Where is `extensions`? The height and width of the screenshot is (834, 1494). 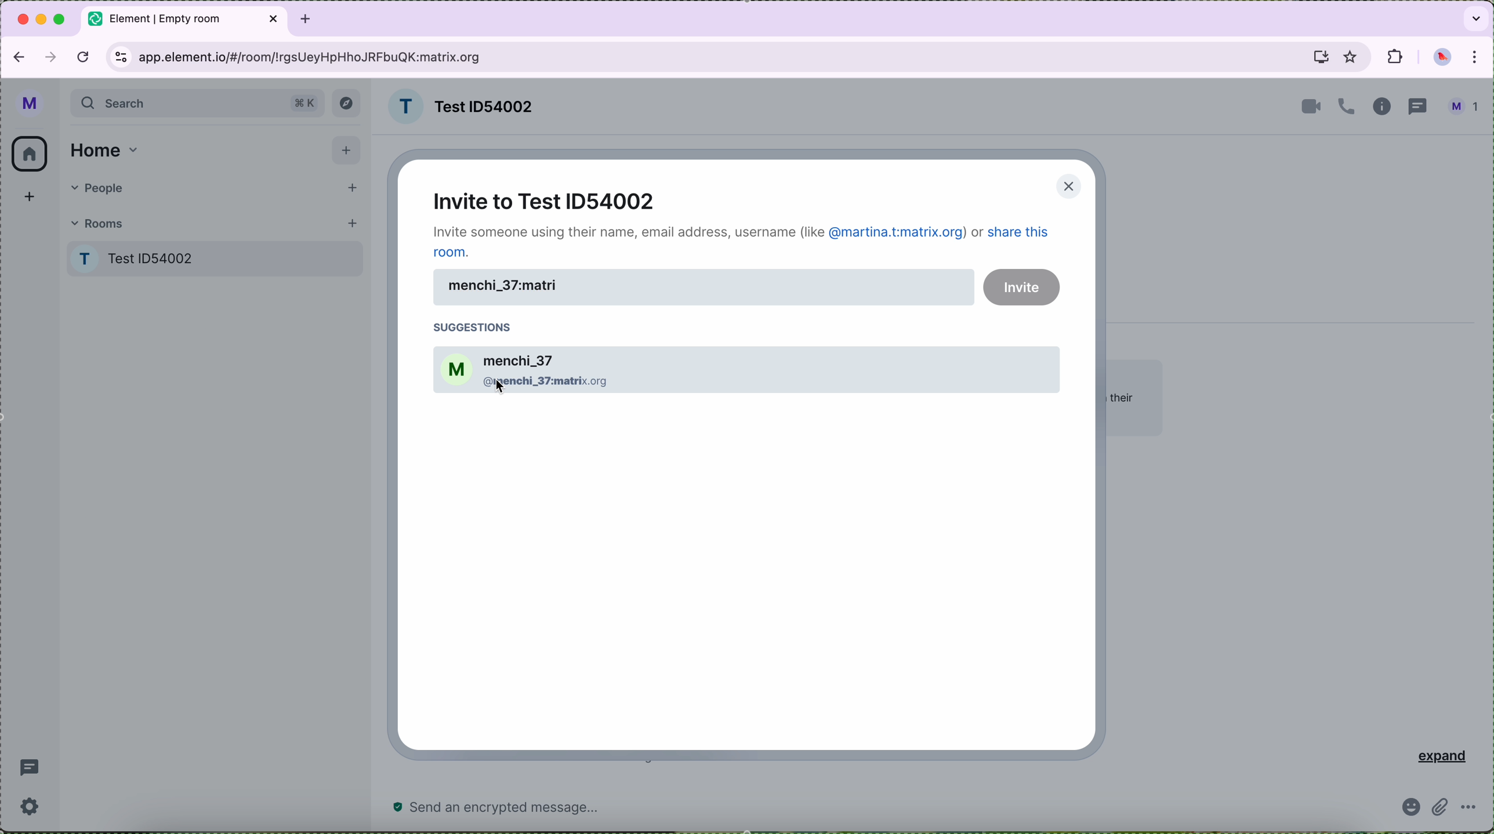 extensions is located at coordinates (1395, 57).